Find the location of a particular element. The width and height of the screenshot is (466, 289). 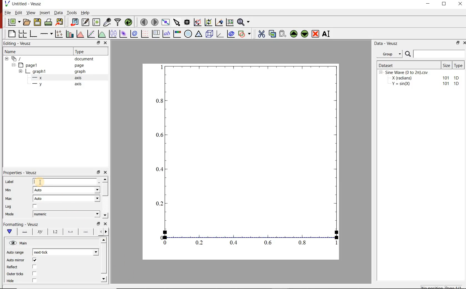

Horizontal scrollbar is located at coordinates (105, 259).